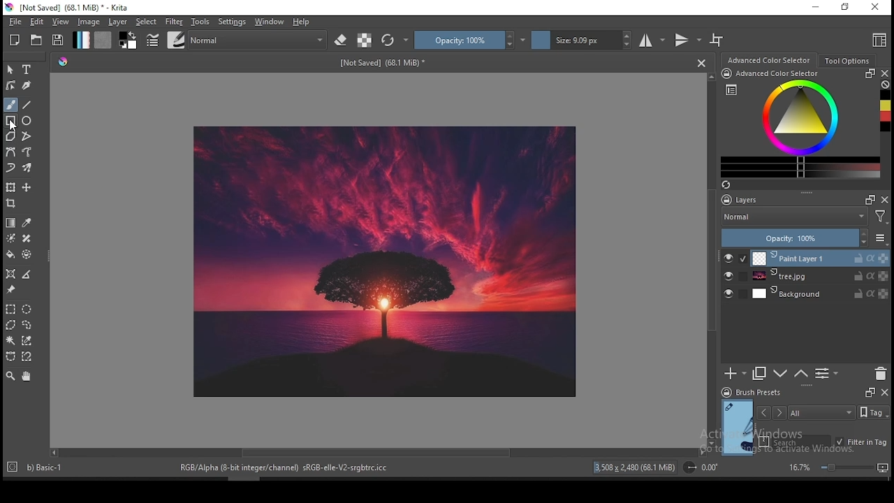  Describe the element at coordinates (701, 63) in the screenshot. I see `Close` at that location.